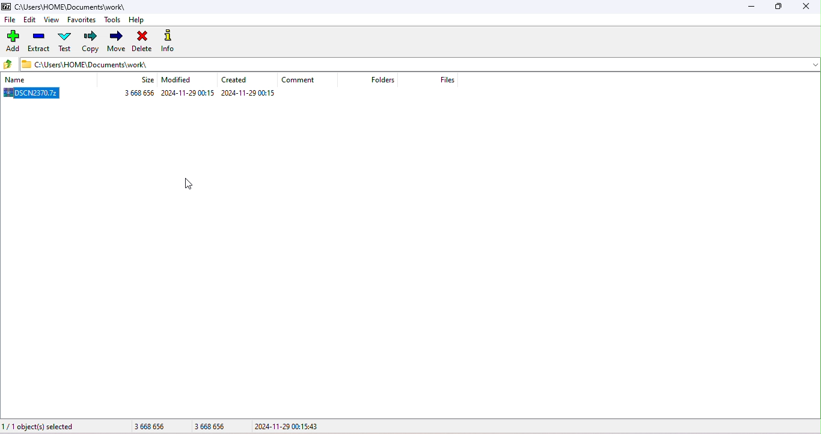 The image size is (821, 434). What do you see at coordinates (10, 19) in the screenshot?
I see `file` at bounding box center [10, 19].